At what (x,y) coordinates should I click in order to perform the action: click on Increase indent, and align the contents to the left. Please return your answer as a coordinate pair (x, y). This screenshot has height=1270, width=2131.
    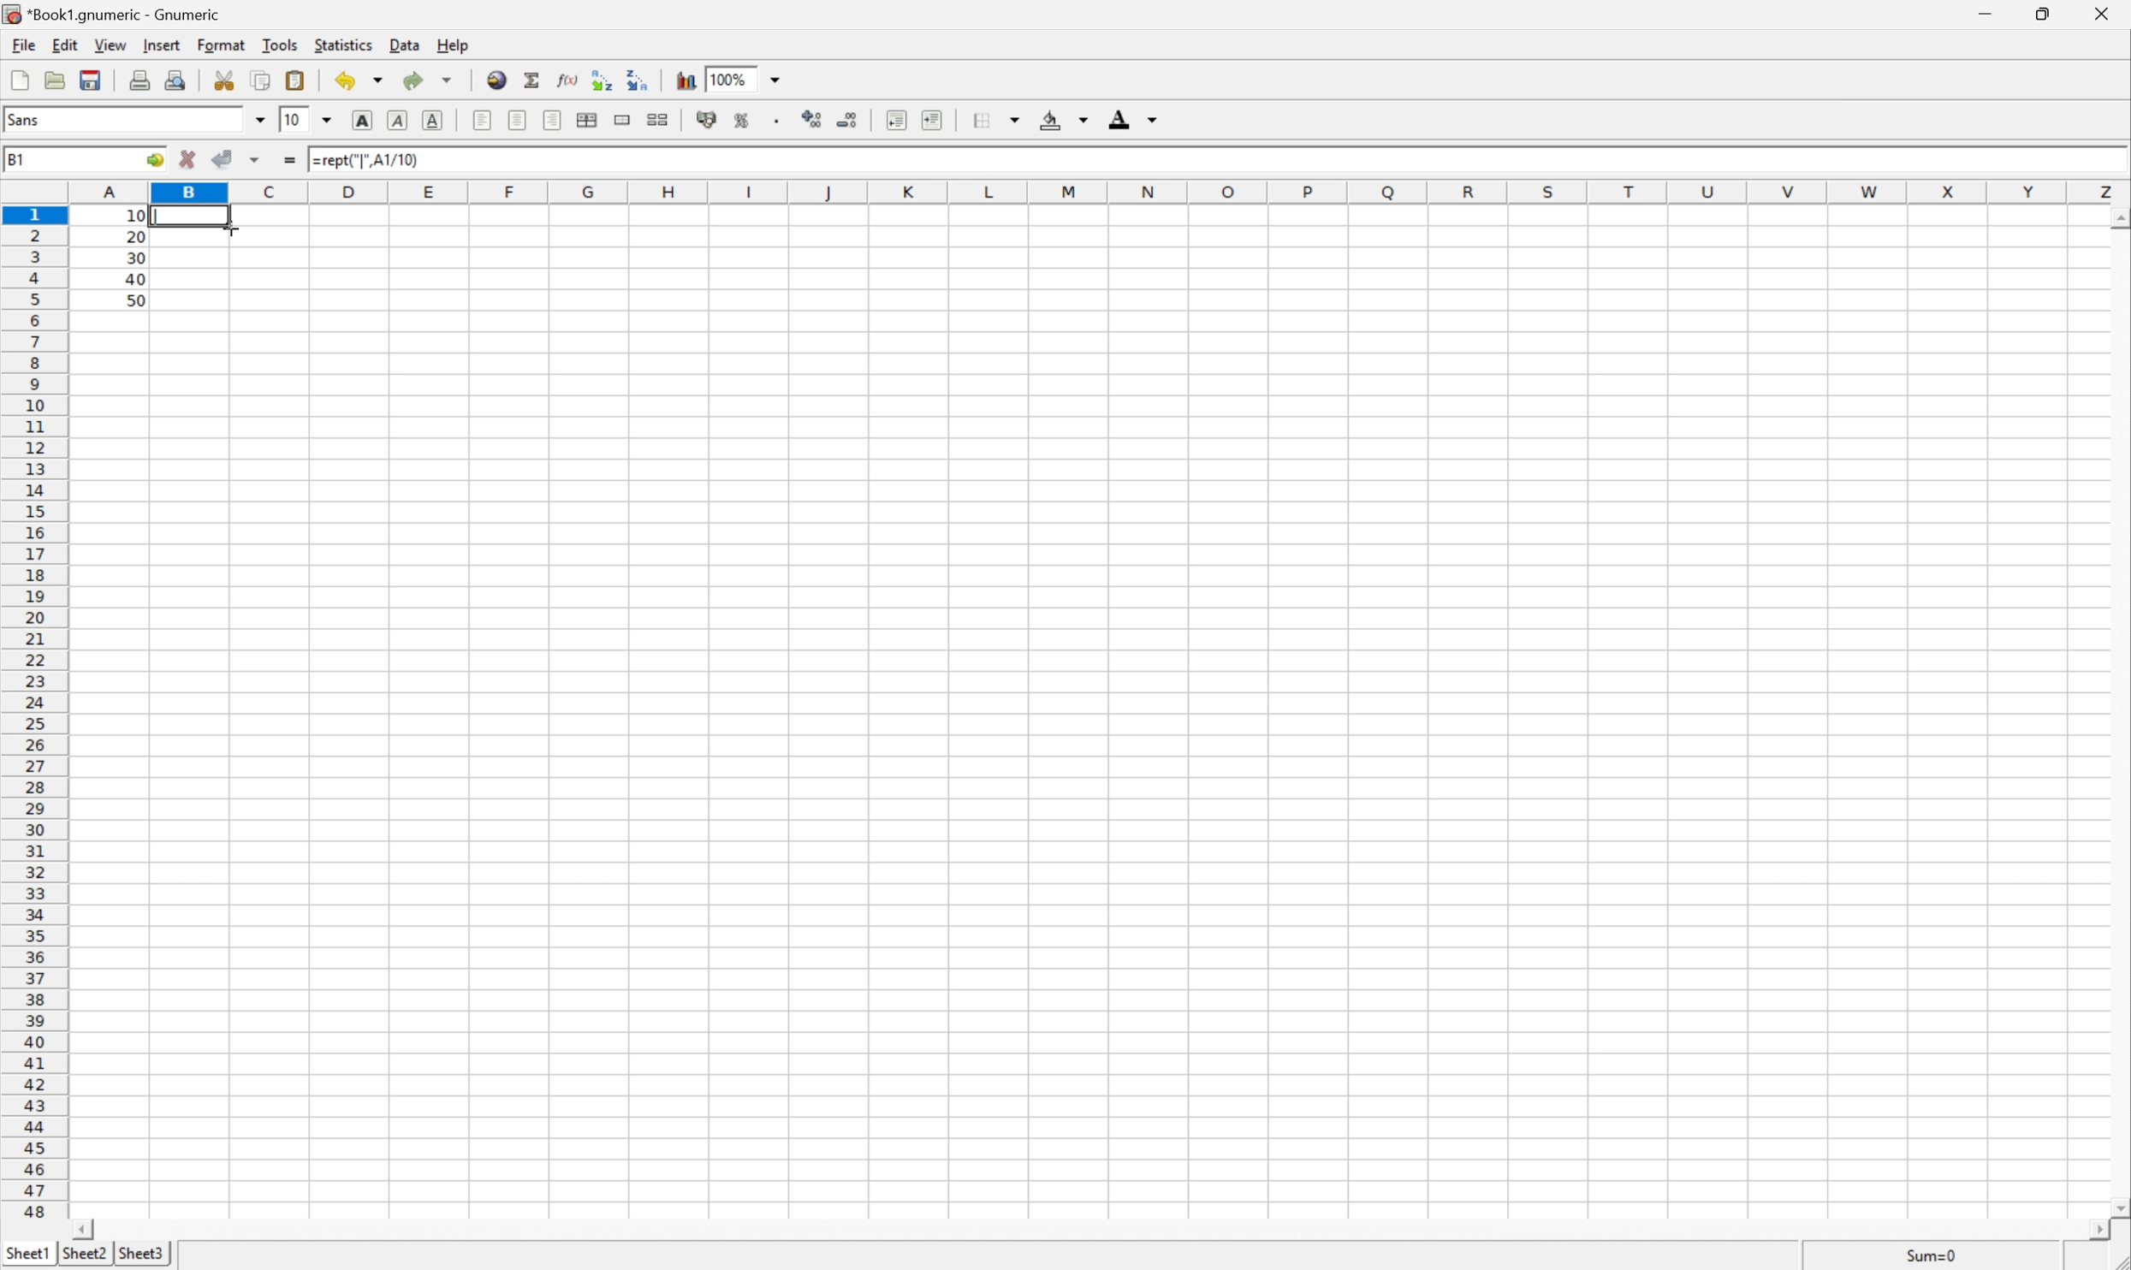
    Looking at the image, I should click on (933, 120).